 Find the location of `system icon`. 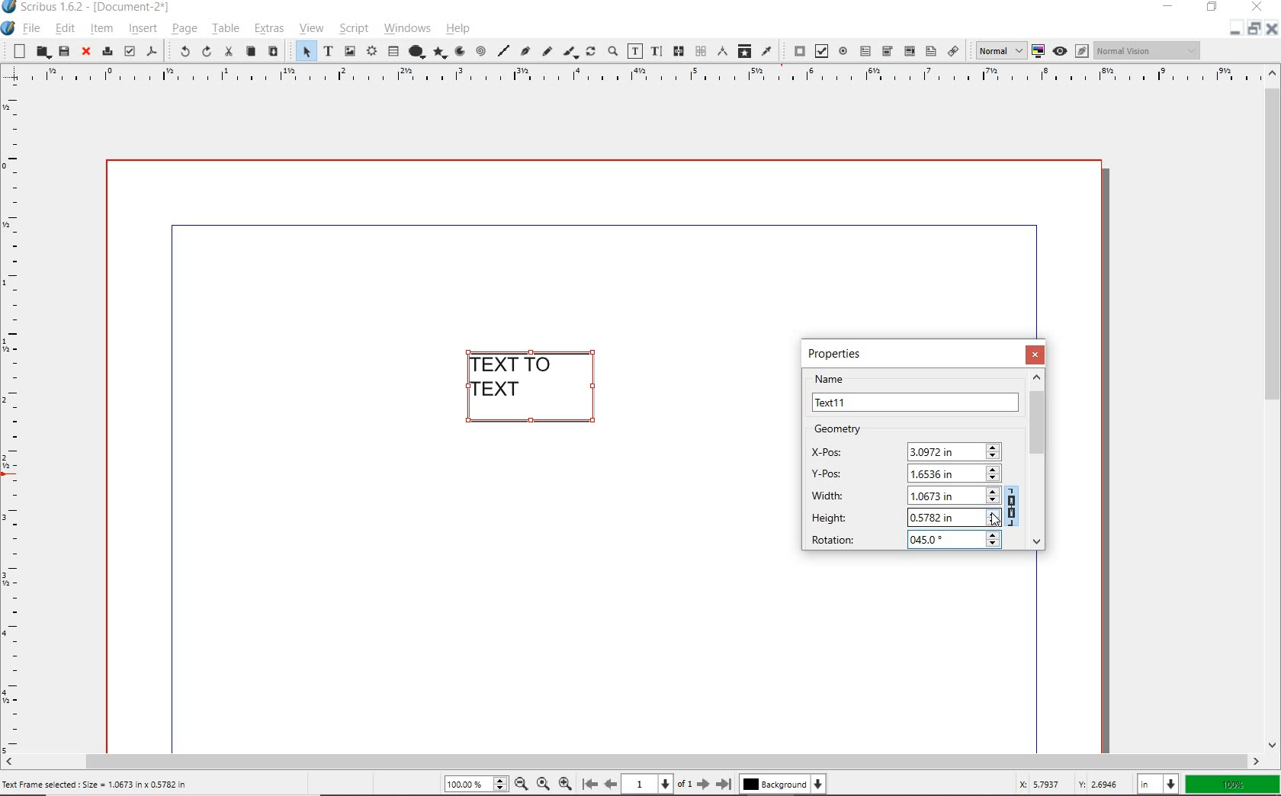

system icon is located at coordinates (9, 29).